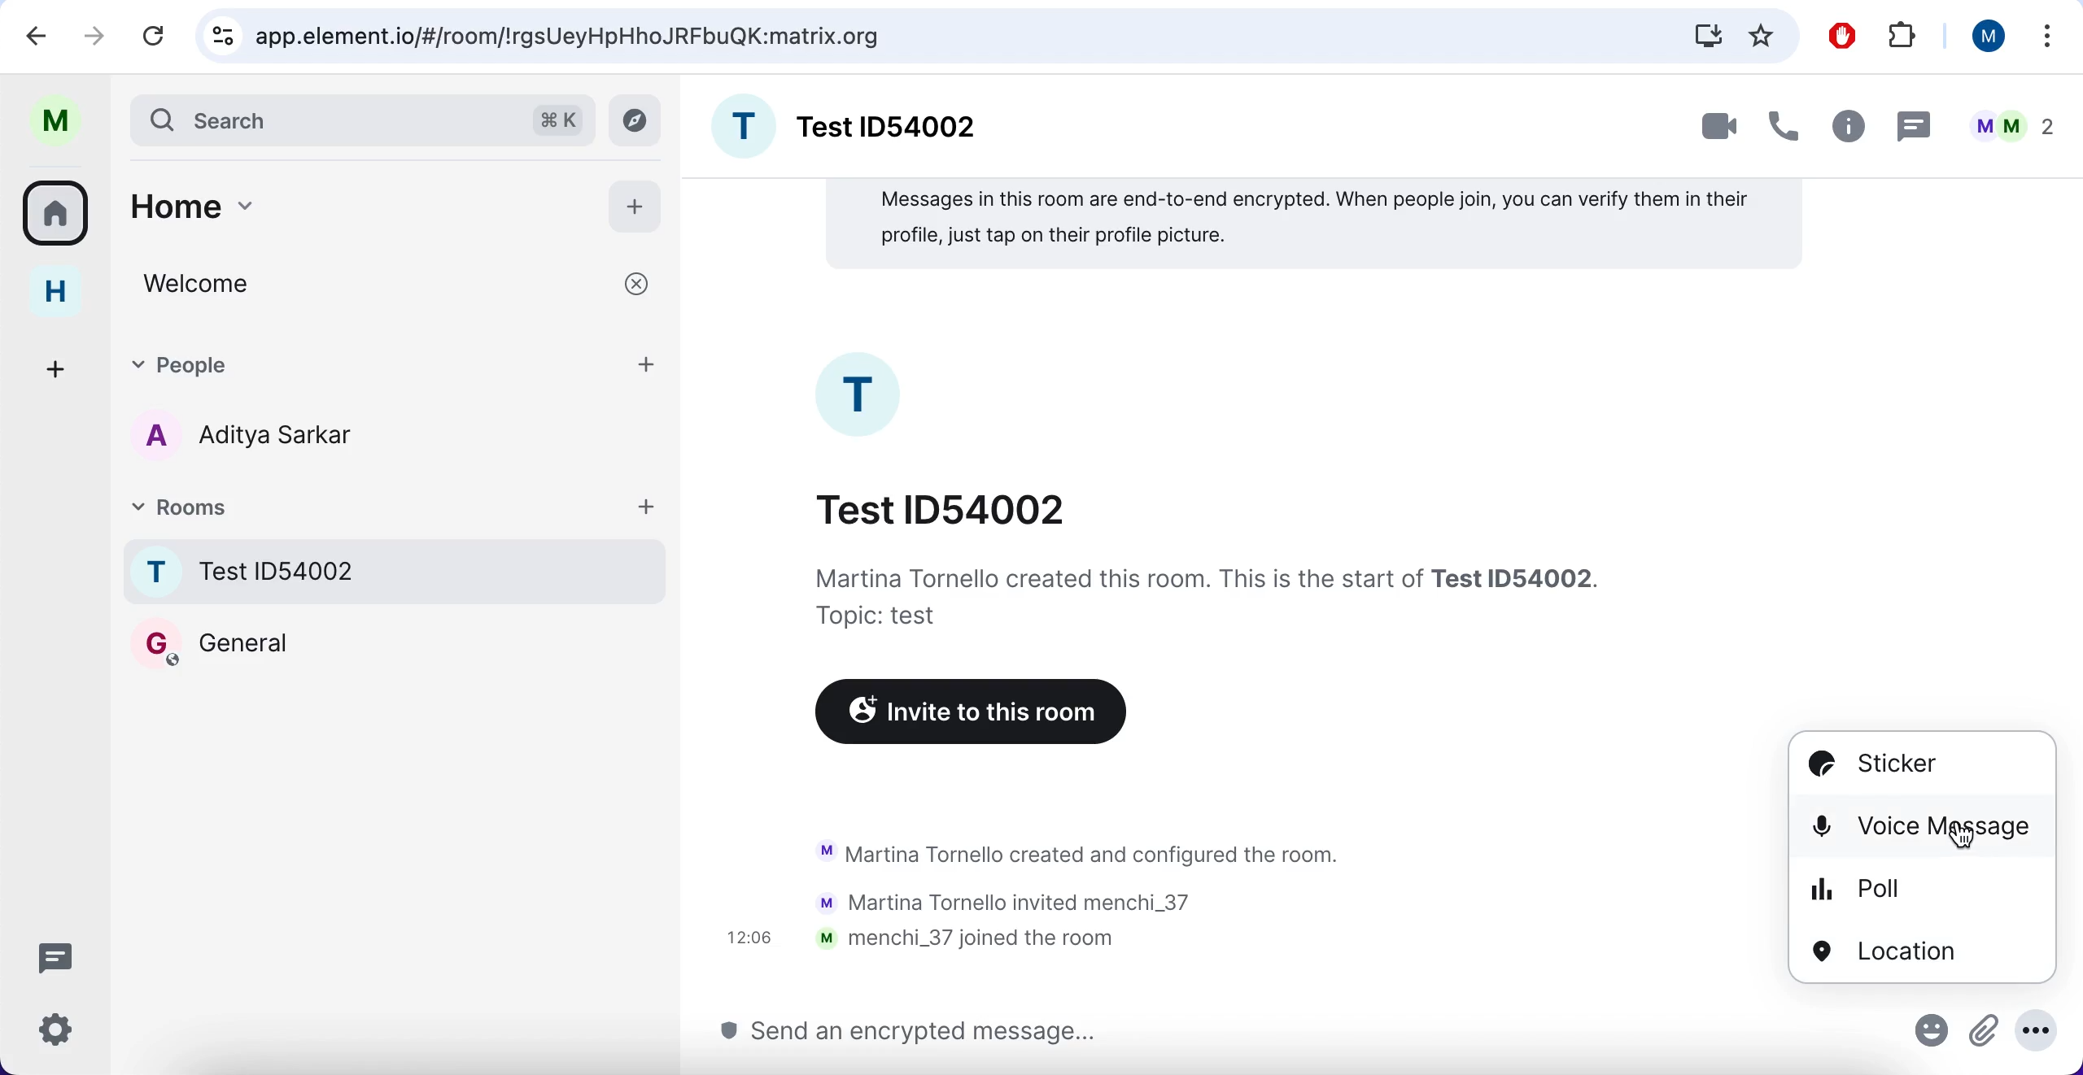 The height and width of the screenshot is (1075, 2083). Describe the element at coordinates (1886, 951) in the screenshot. I see `location` at that location.